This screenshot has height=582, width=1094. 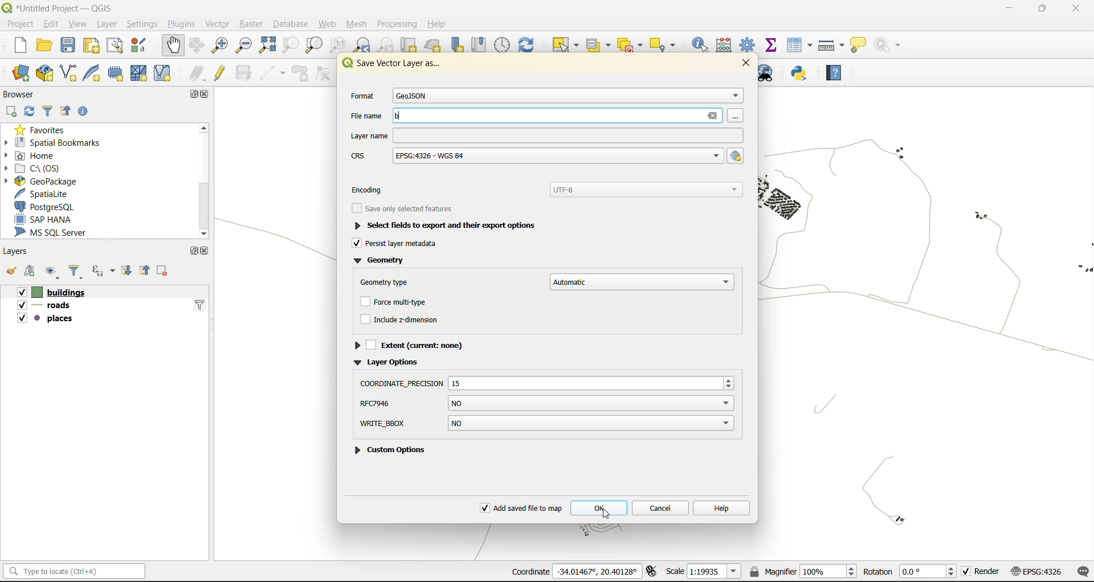 What do you see at coordinates (34, 157) in the screenshot?
I see `home` at bounding box center [34, 157].